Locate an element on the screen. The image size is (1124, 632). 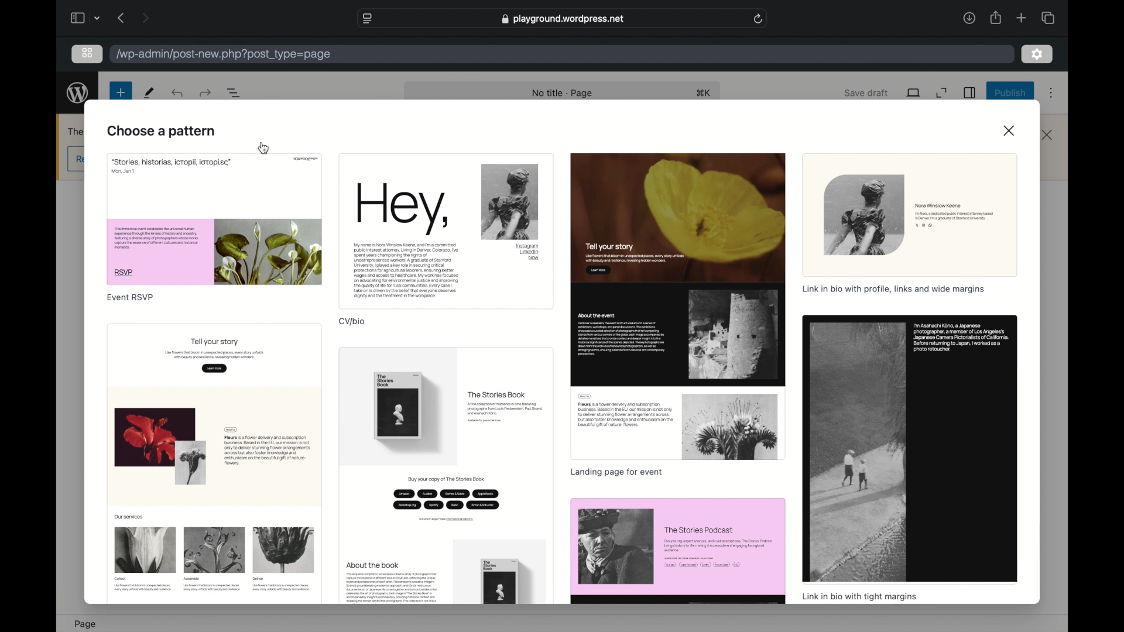
share is located at coordinates (996, 18).